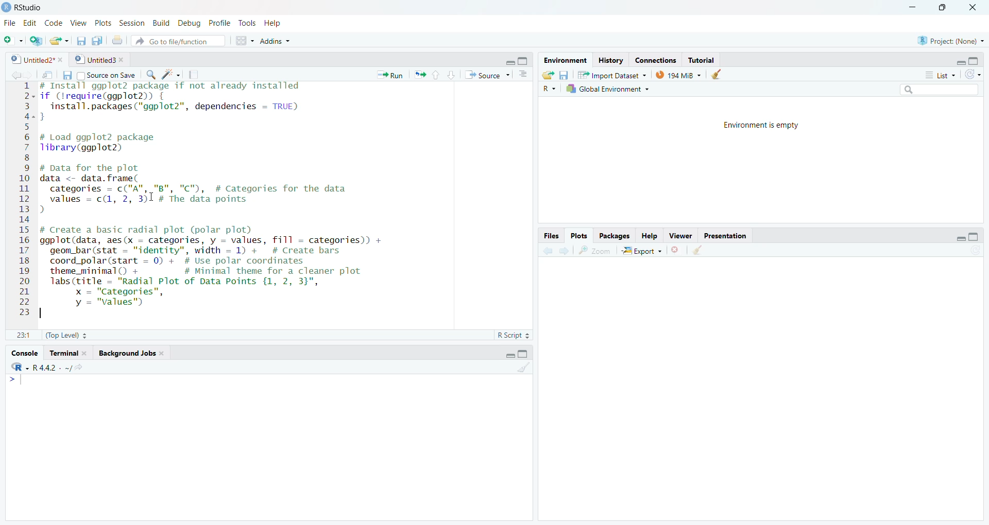 Image resolution: width=989 pixels, height=525 pixels. I want to click on Session, so click(132, 23).